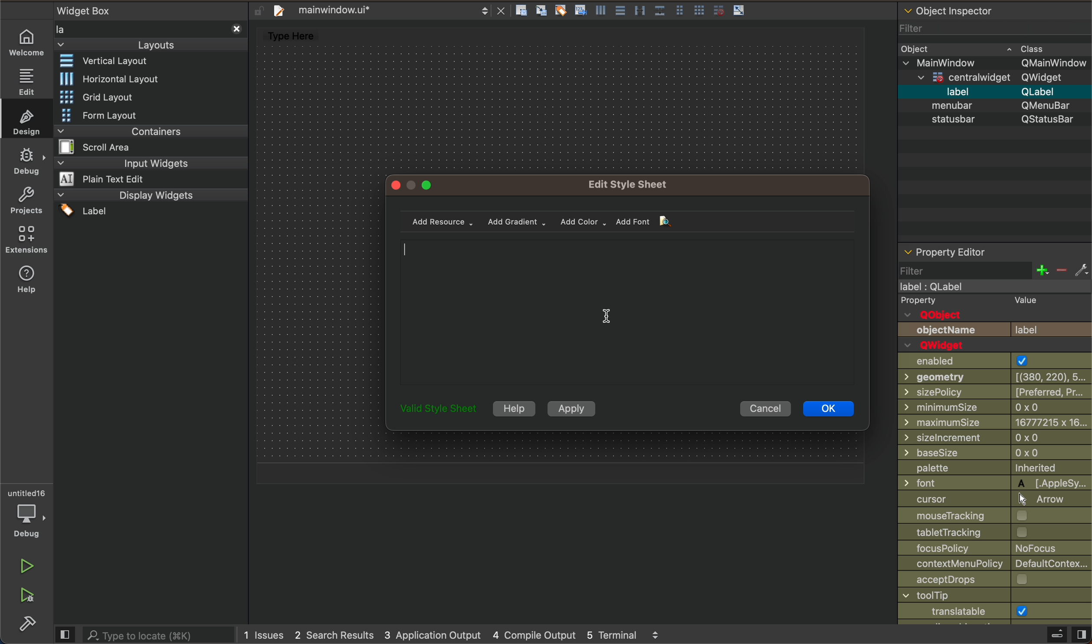  Describe the element at coordinates (25, 280) in the screenshot. I see `help` at that location.